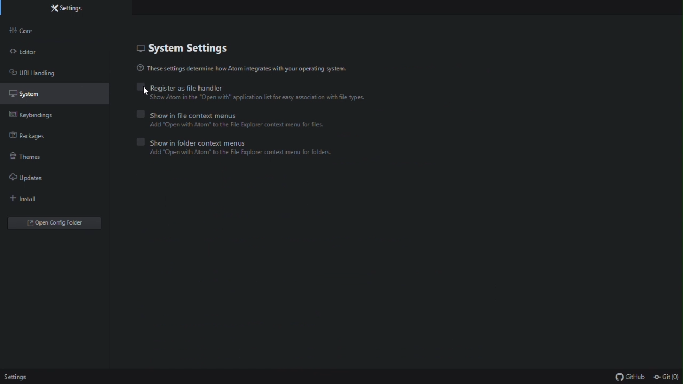  Describe the element at coordinates (36, 117) in the screenshot. I see `Key binding` at that location.